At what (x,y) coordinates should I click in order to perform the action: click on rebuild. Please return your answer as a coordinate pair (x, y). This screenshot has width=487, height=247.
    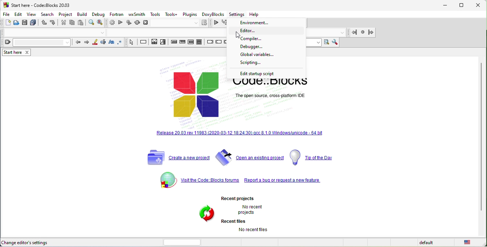
    Looking at the image, I should click on (138, 22).